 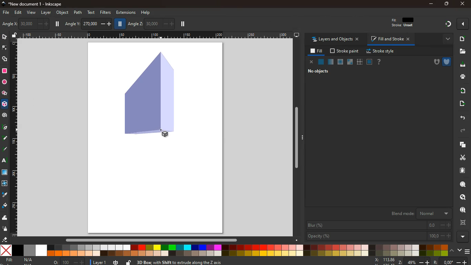 I want to click on view, so click(x=32, y=13).